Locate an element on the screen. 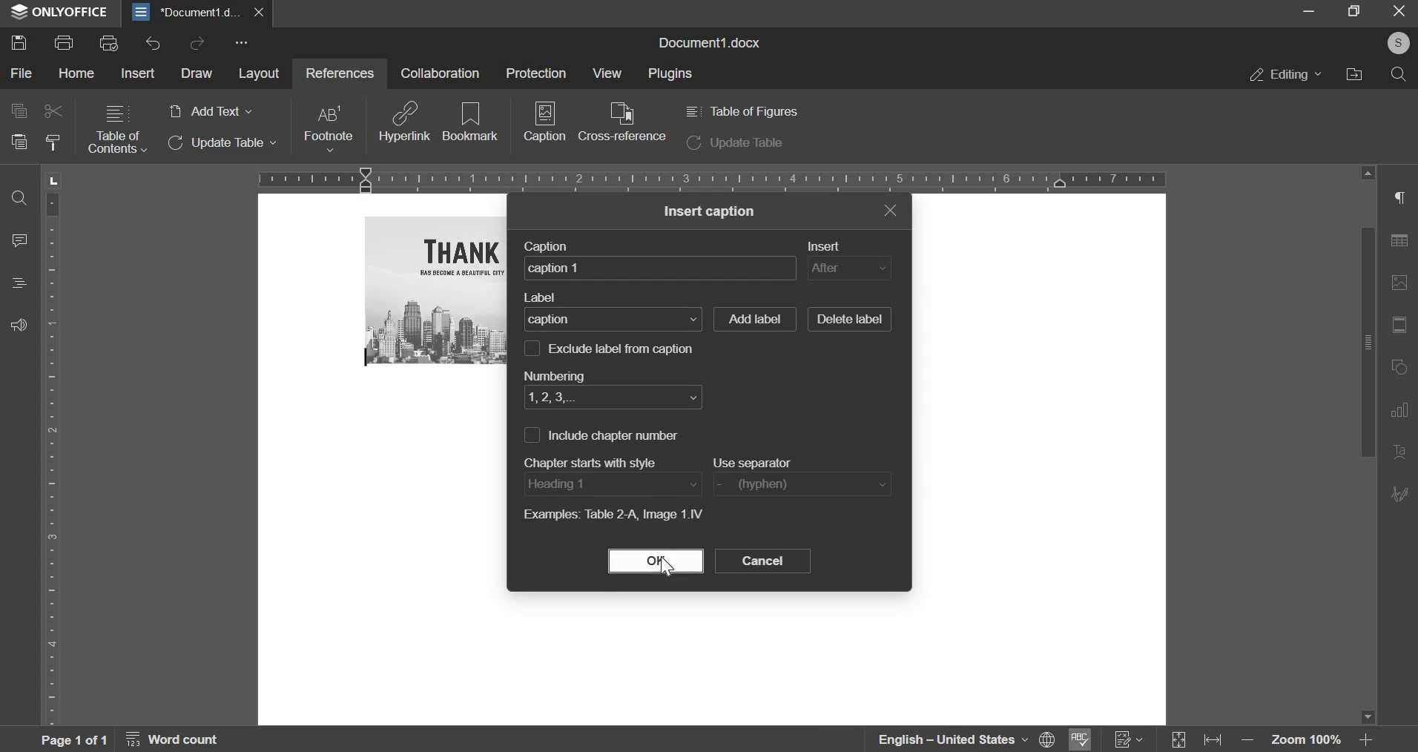 The width and height of the screenshot is (1418, 752). add text is located at coordinates (209, 112).